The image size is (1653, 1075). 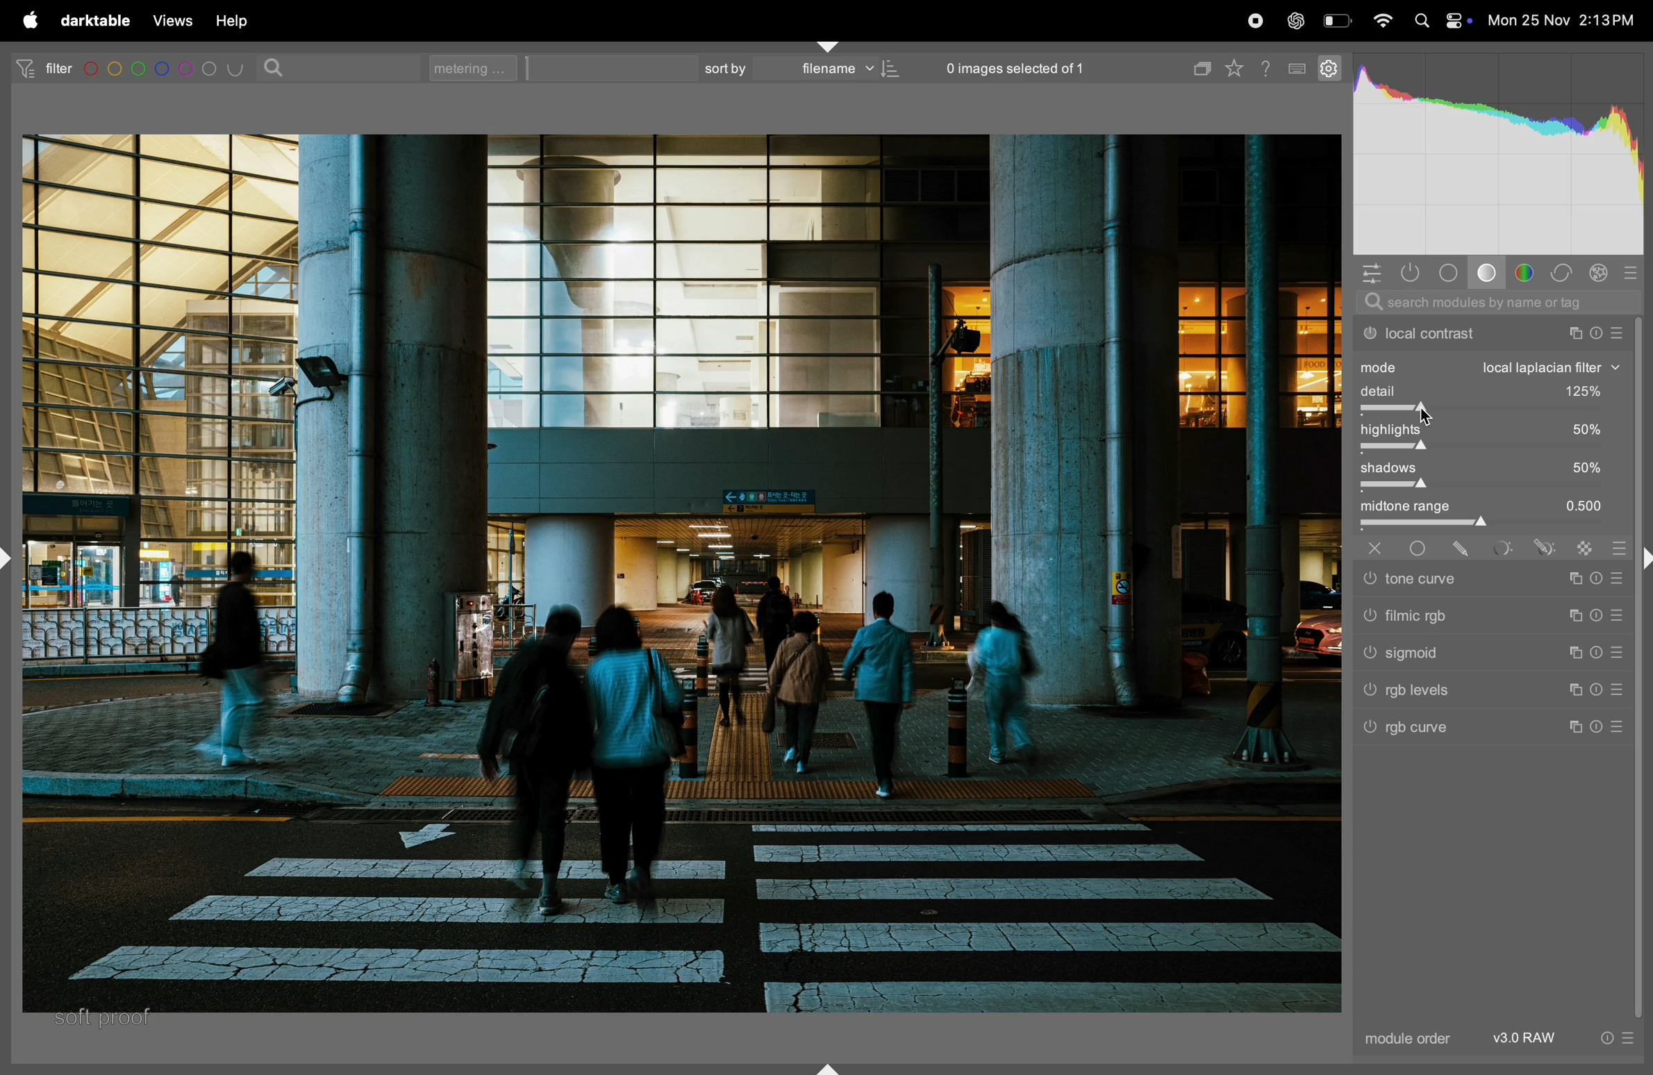 What do you see at coordinates (1628, 1037) in the screenshot?
I see `preset` at bounding box center [1628, 1037].